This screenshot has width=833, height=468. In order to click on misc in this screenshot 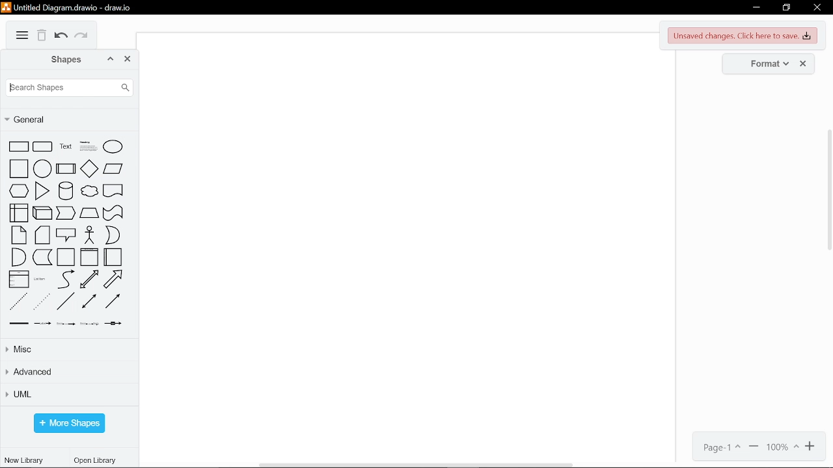, I will do `click(70, 349)`.